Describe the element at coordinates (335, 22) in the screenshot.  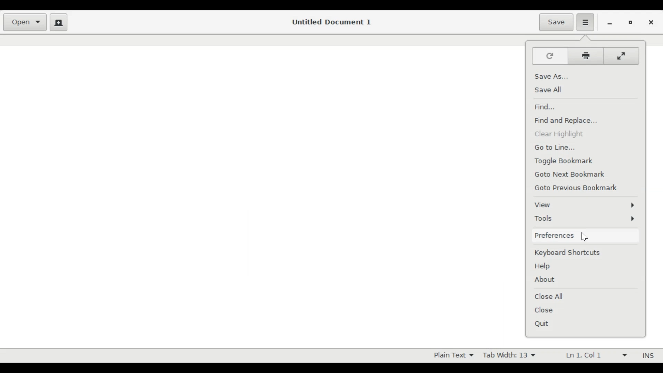
I see `Untitled Document ` at that location.